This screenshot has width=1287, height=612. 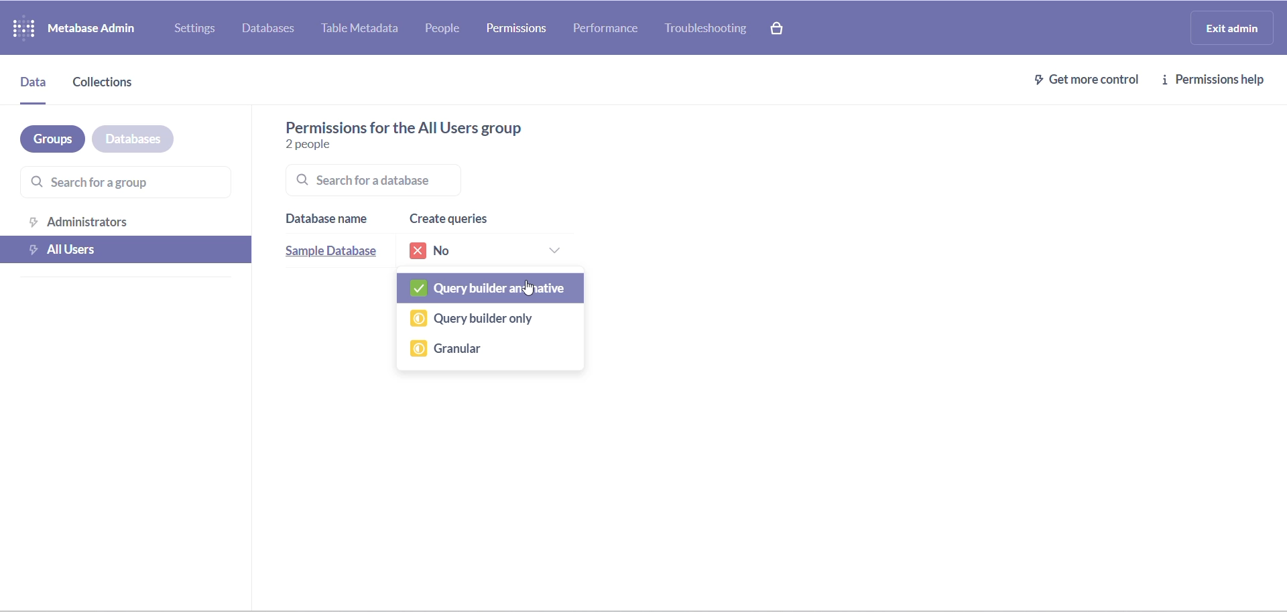 I want to click on databases, so click(x=141, y=139).